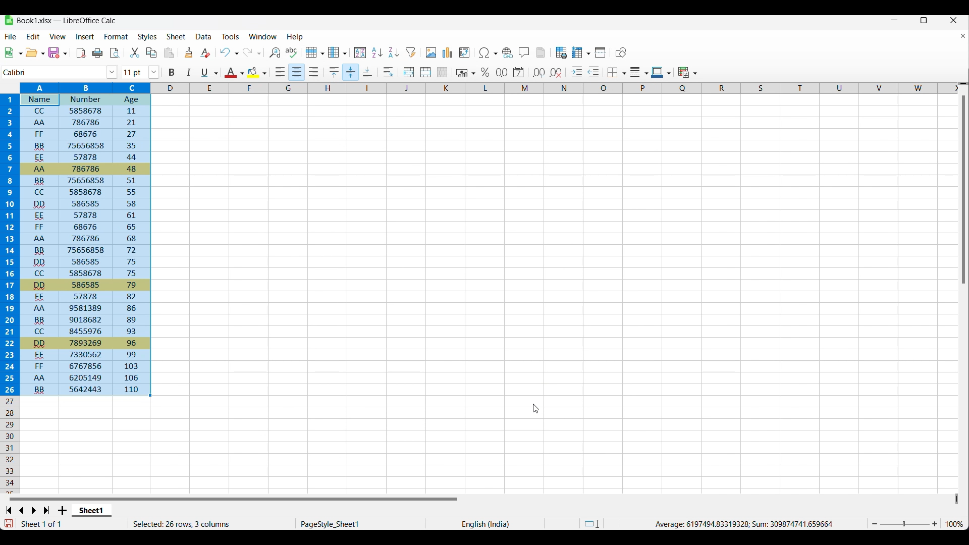 The width and height of the screenshot is (969, 545). I want to click on Close document, so click(963, 36).